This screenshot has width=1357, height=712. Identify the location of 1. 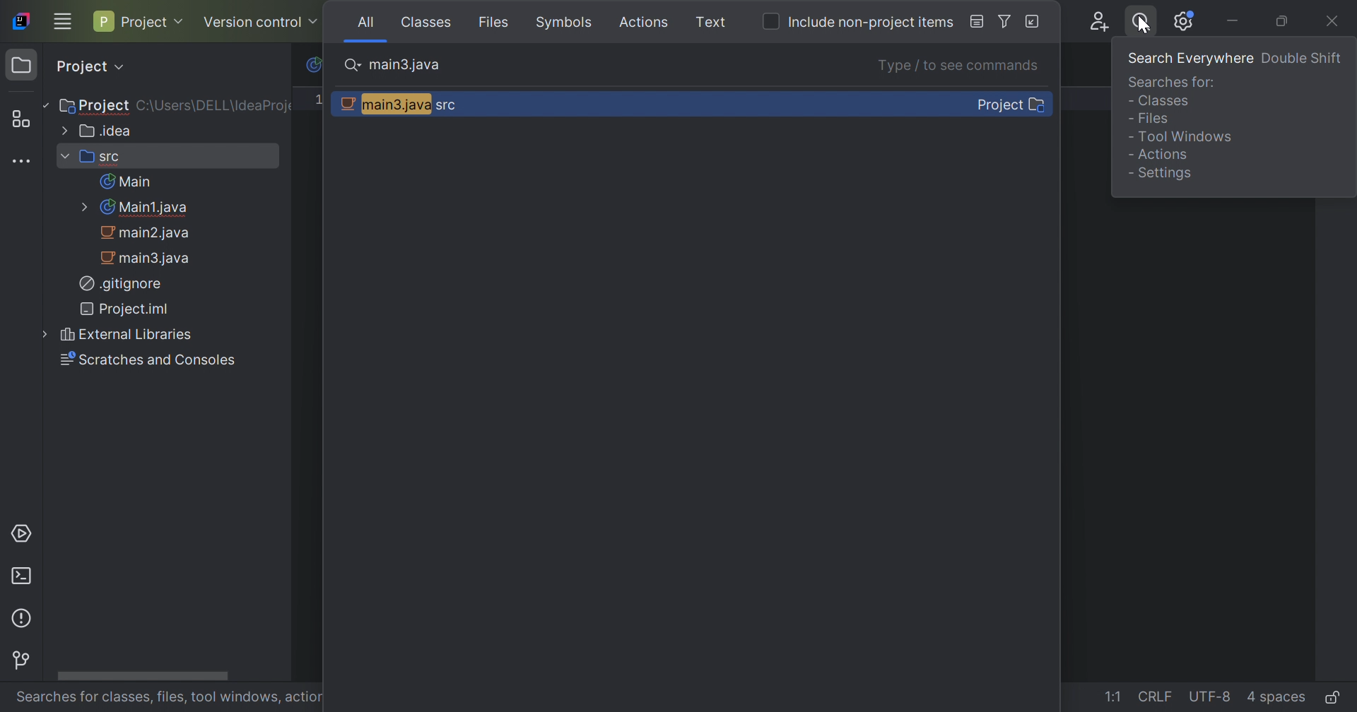
(322, 99).